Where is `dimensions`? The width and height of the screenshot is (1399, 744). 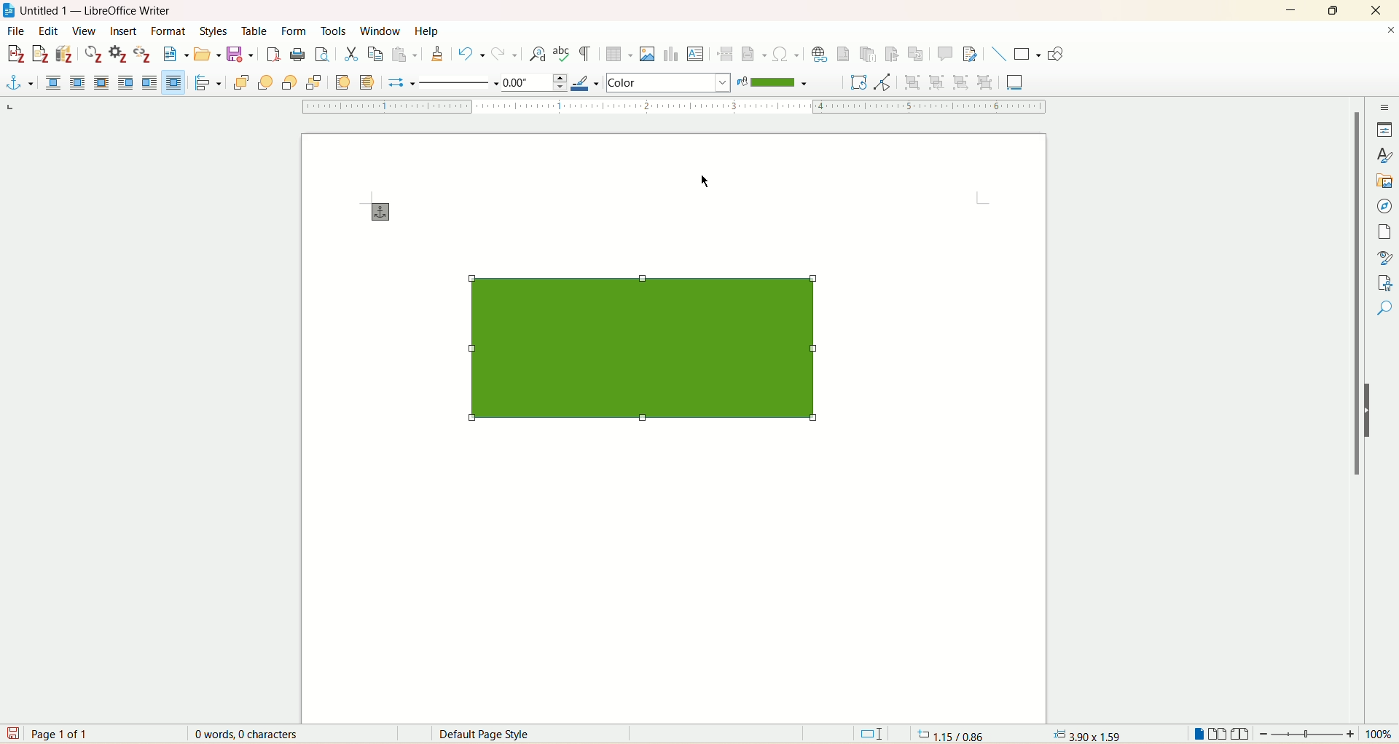 dimensions is located at coordinates (1086, 733).